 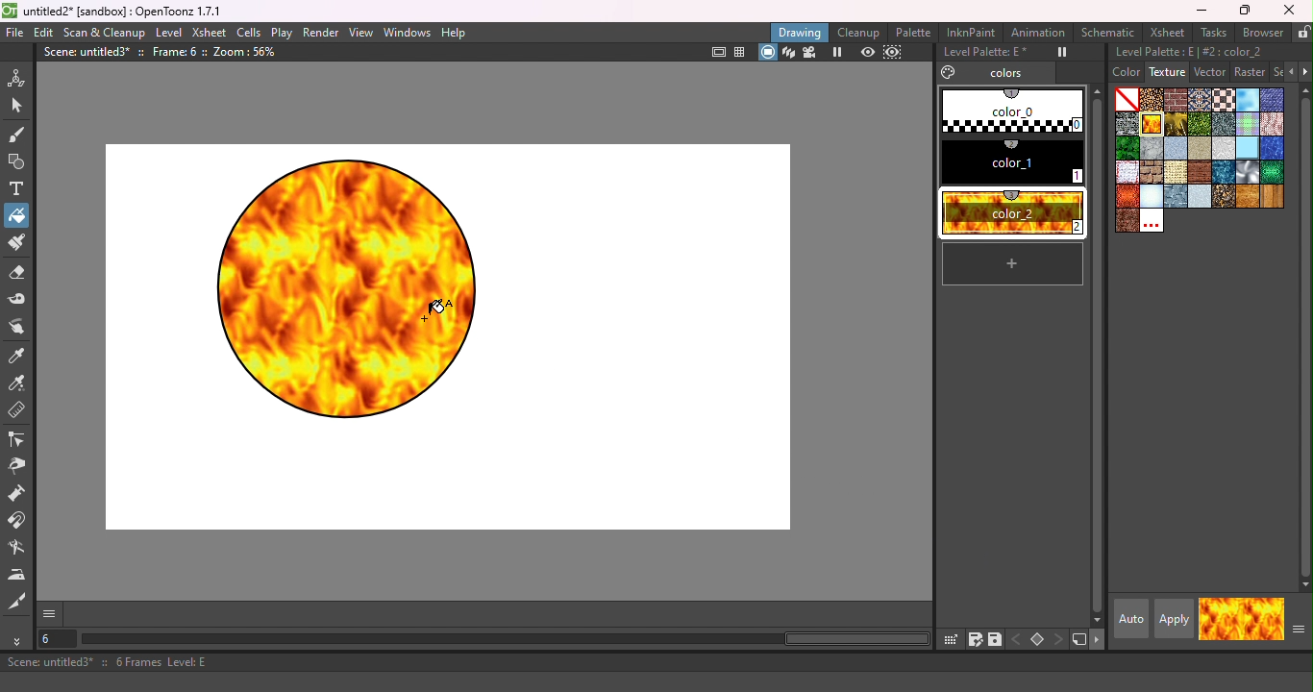 What do you see at coordinates (1263, 619) in the screenshot?
I see `return to previous style` at bounding box center [1263, 619].